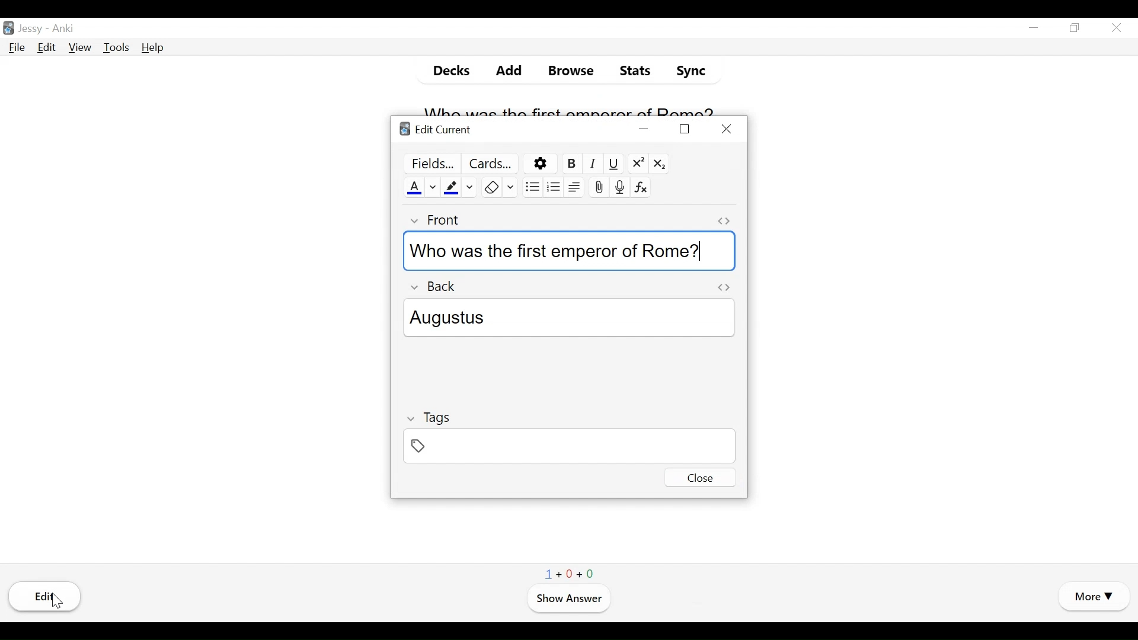 Image resolution: width=1138 pixels, height=640 pixels. What do you see at coordinates (446, 70) in the screenshot?
I see `Decks` at bounding box center [446, 70].